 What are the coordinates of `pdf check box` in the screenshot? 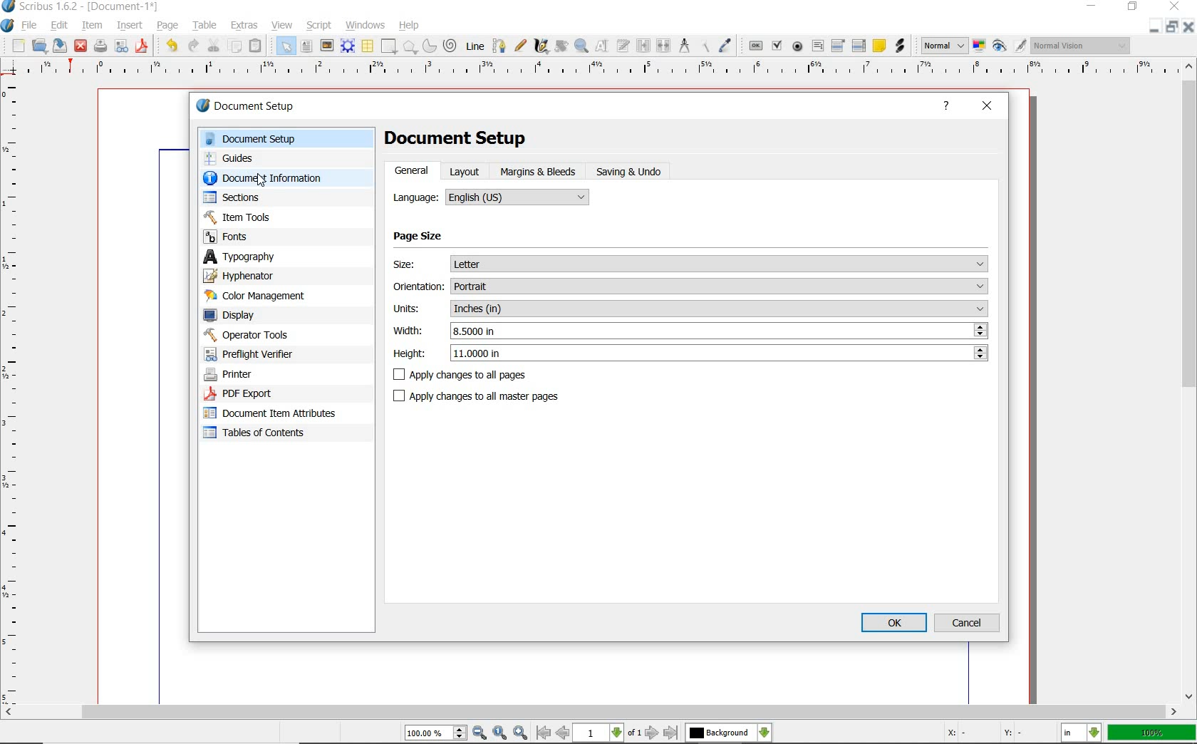 It's located at (778, 45).